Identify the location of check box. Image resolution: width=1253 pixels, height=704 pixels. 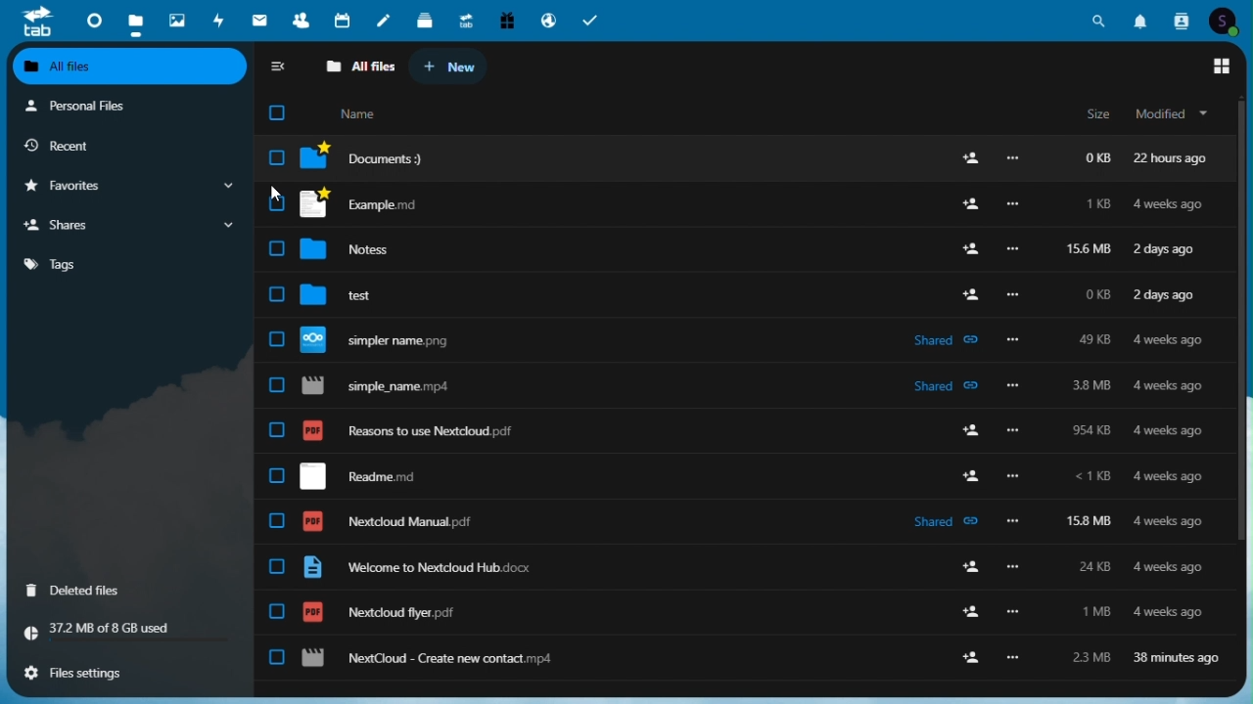
(277, 111).